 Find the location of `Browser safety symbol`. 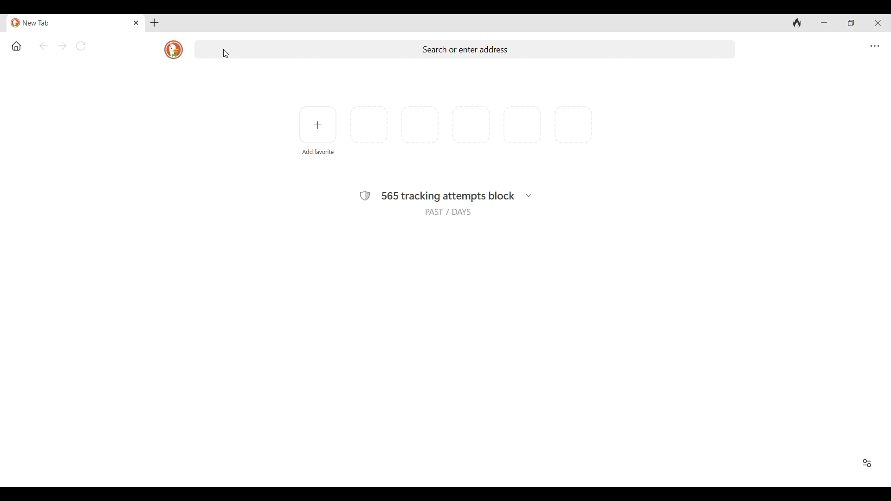

Browser safety symbol is located at coordinates (365, 195).